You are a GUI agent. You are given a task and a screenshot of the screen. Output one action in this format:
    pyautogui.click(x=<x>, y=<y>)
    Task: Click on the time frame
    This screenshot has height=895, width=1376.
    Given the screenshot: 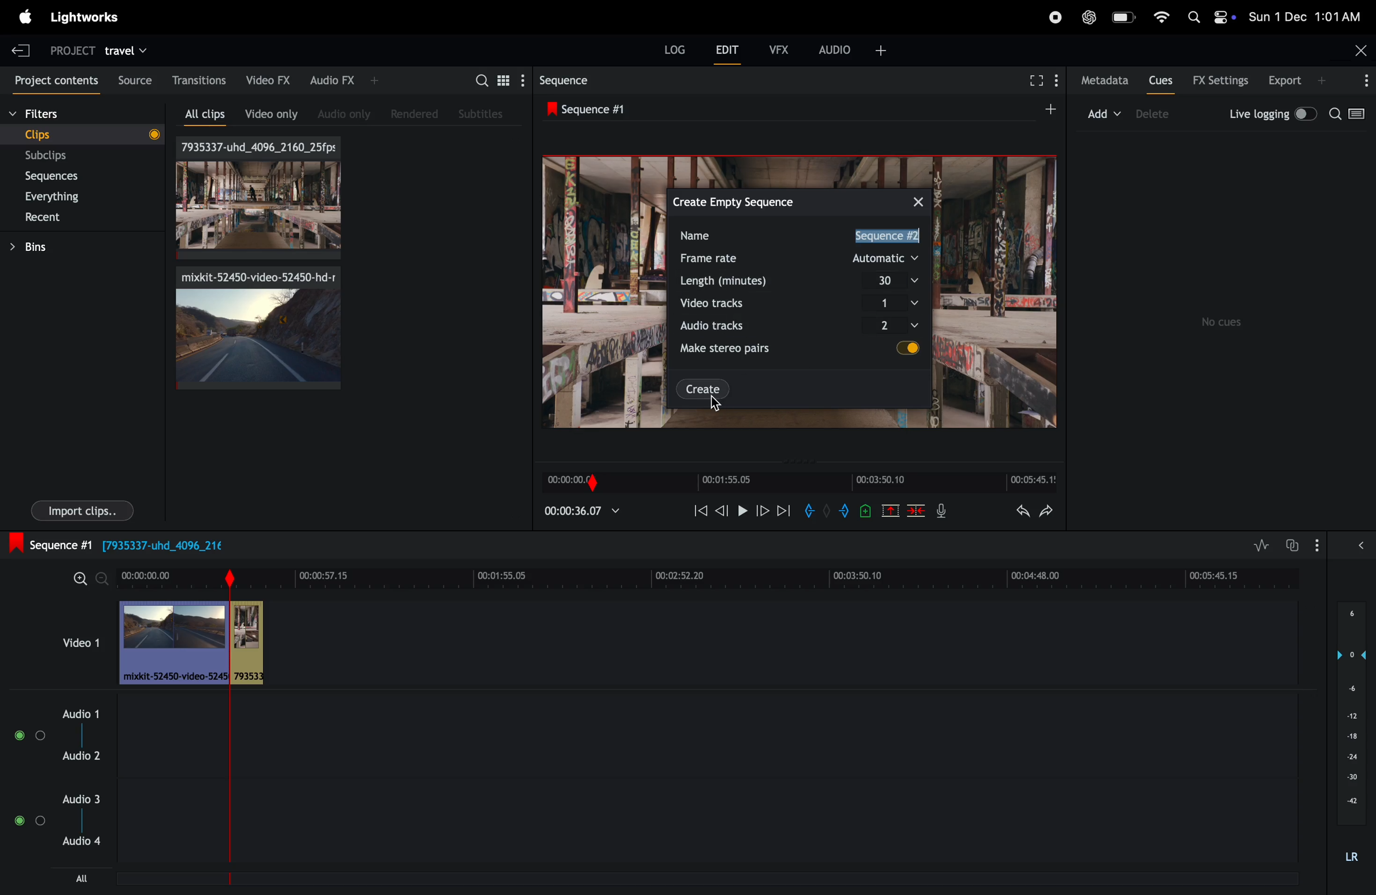 What is the action you would take?
    pyautogui.click(x=711, y=576)
    